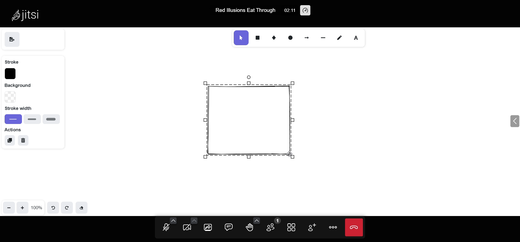  Describe the element at coordinates (358, 37) in the screenshot. I see `text` at that location.